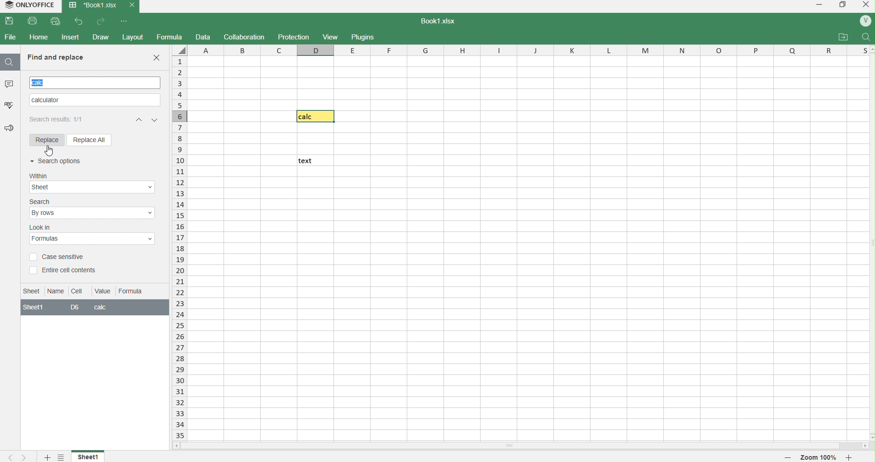 The height and width of the screenshot is (462, 875). Describe the element at coordinates (137, 120) in the screenshot. I see `next match` at that location.